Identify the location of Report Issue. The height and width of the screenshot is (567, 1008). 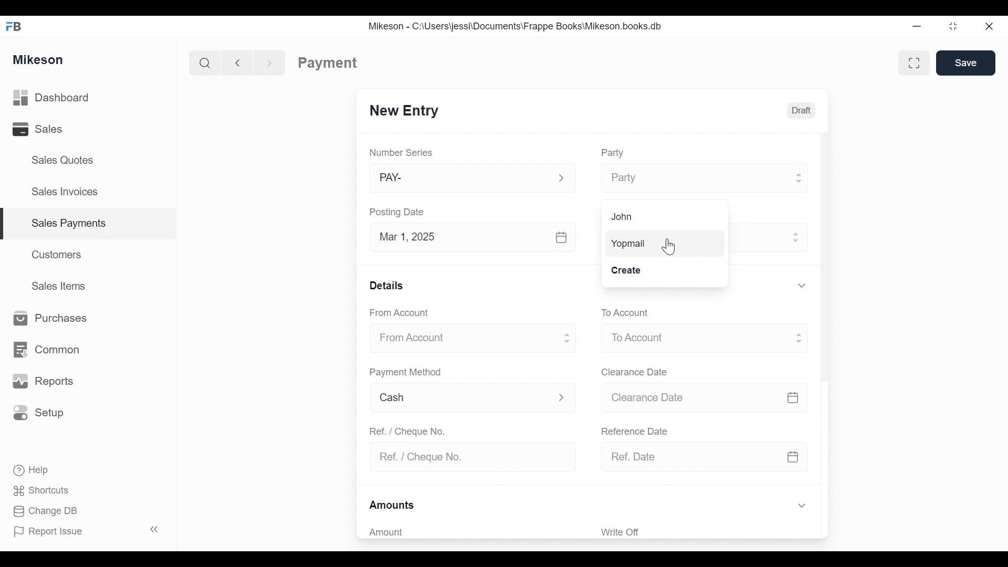
(53, 532).